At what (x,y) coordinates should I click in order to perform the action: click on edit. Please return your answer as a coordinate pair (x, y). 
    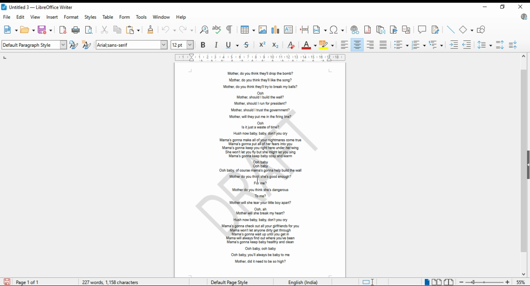
    Looking at the image, I should click on (21, 18).